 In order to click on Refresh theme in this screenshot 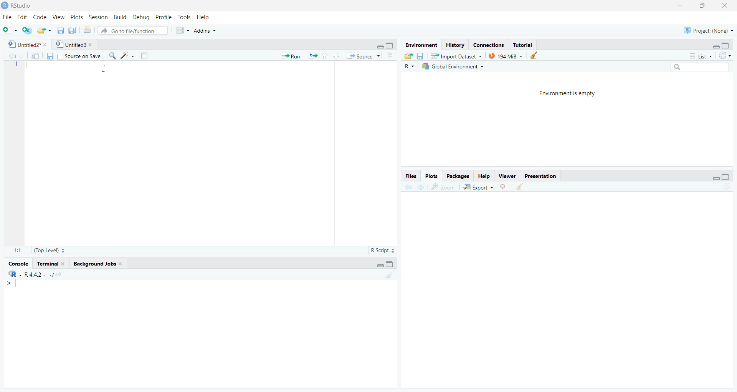, I will do `click(726, 55)`.